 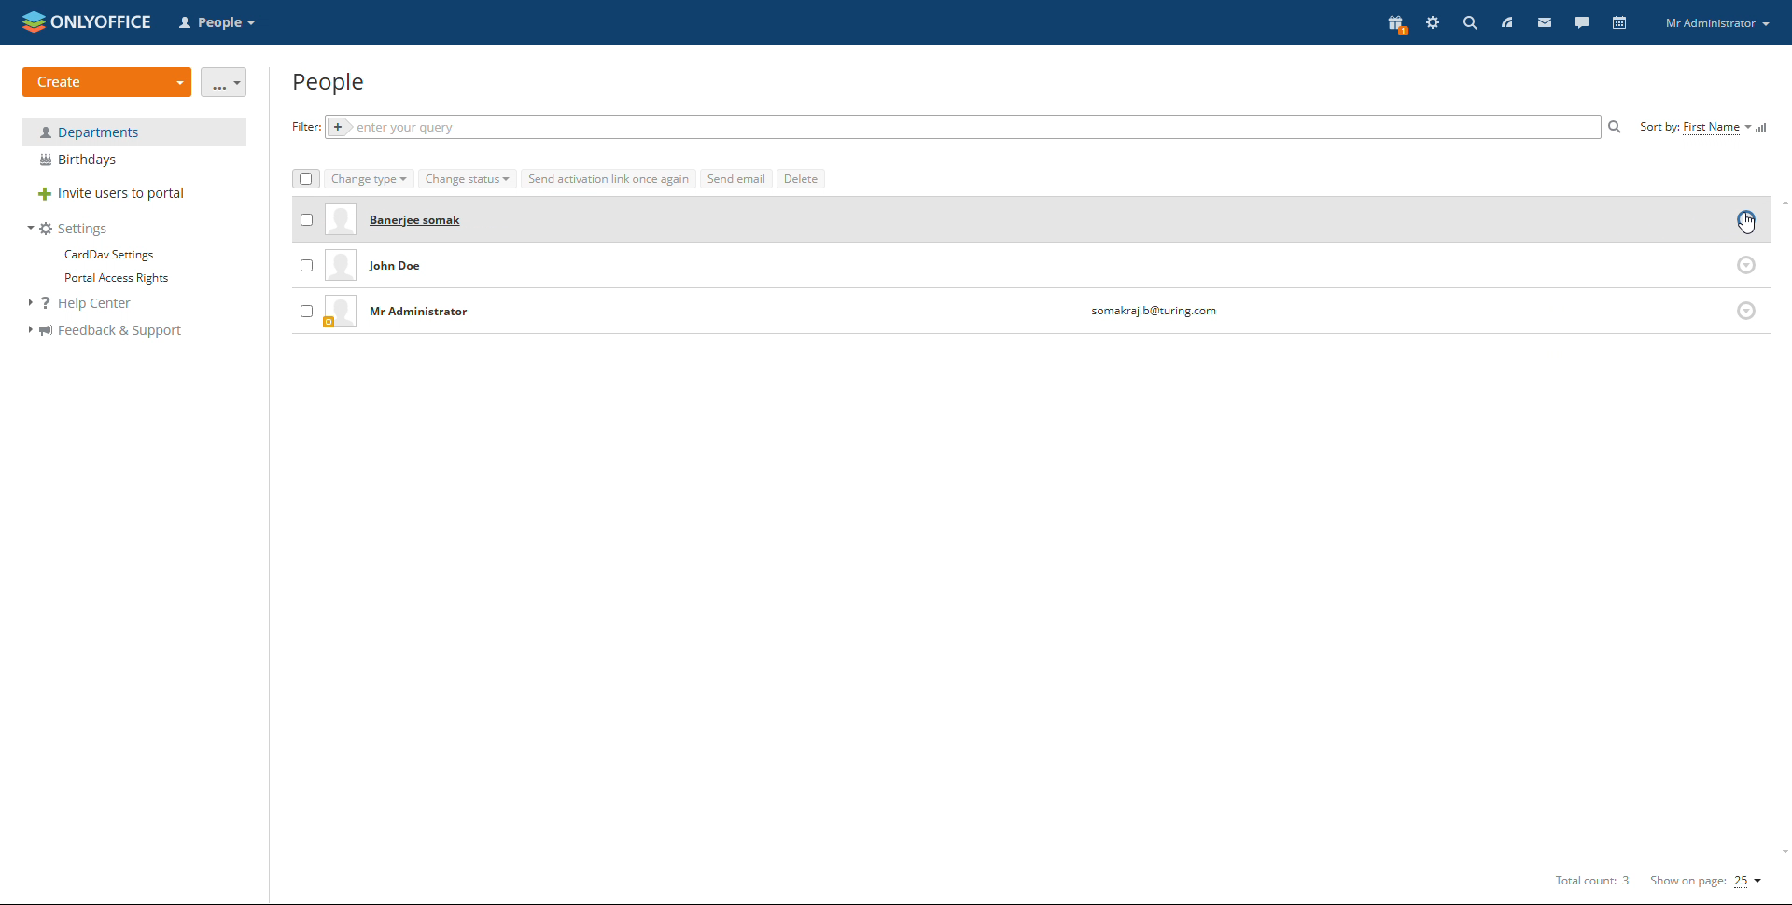 What do you see at coordinates (468, 179) in the screenshot?
I see `change status` at bounding box center [468, 179].